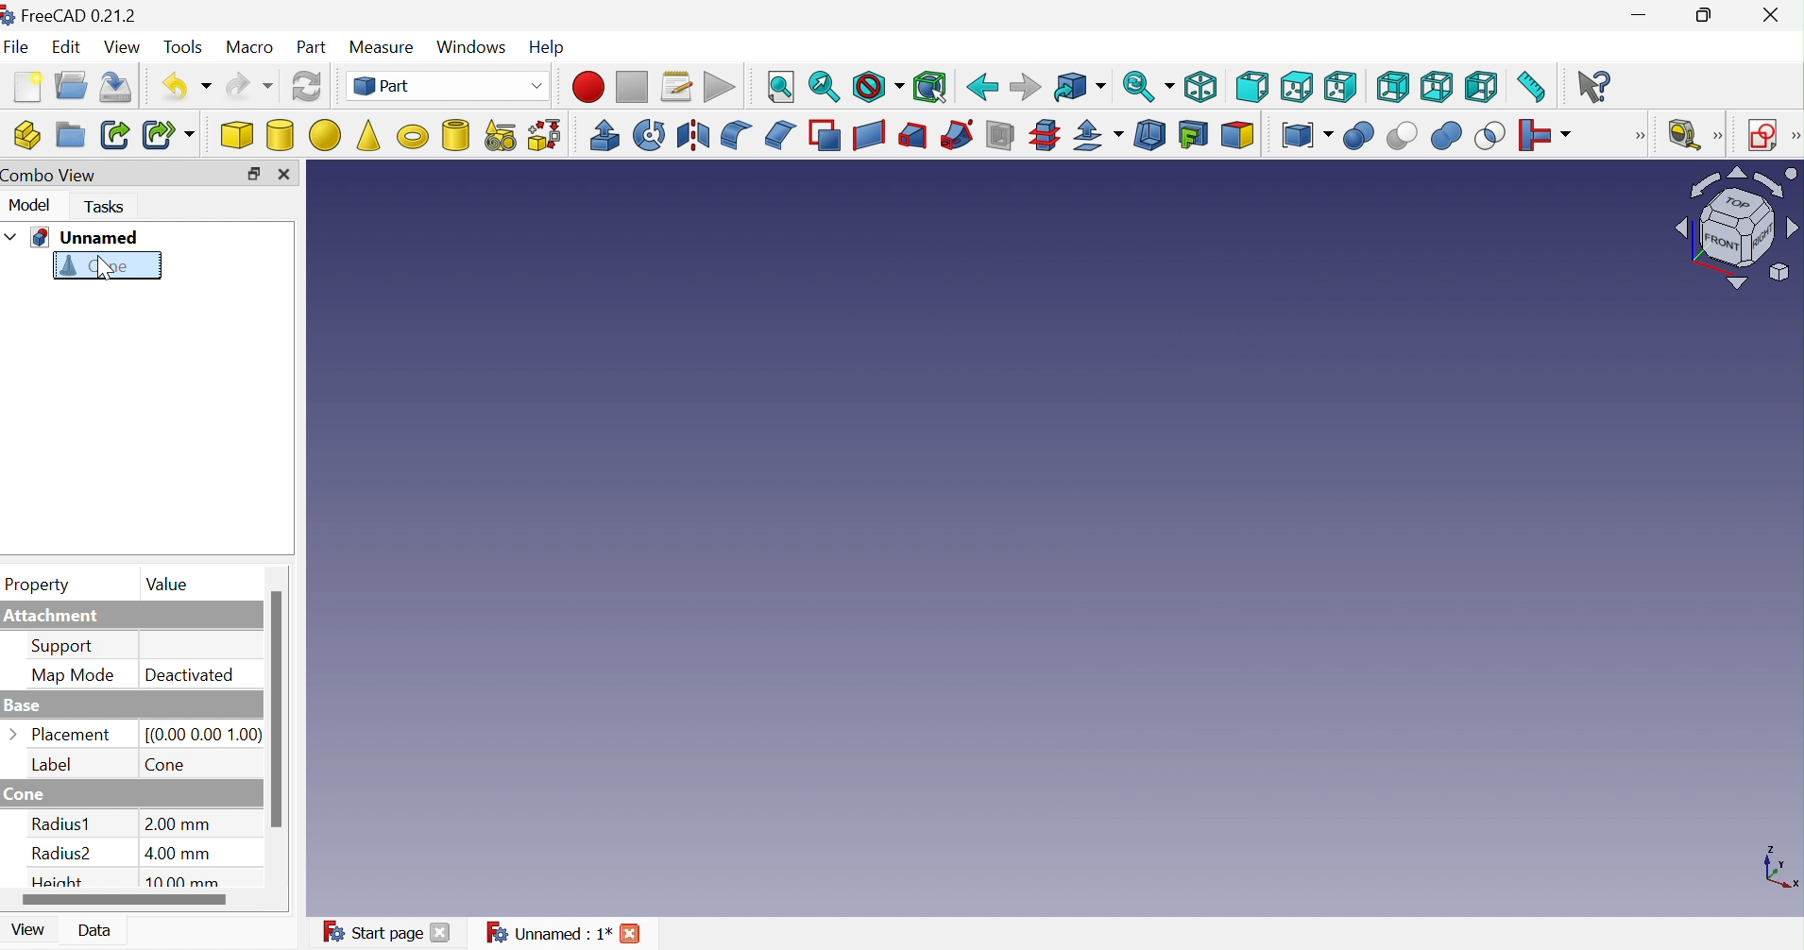  What do you see at coordinates (1079, 88) in the screenshot?
I see `Go to linked object` at bounding box center [1079, 88].